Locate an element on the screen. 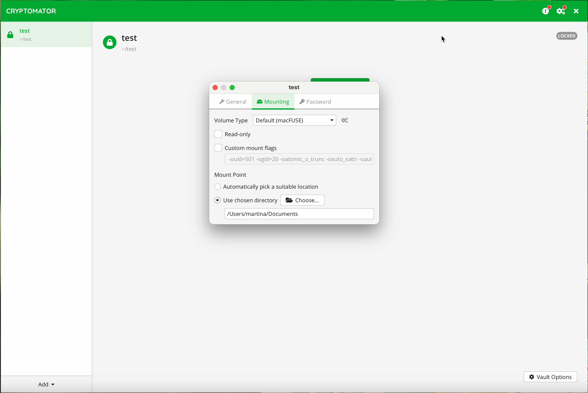 This screenshot has height=393, width=588. test vault is located at coordinates (122, 42).